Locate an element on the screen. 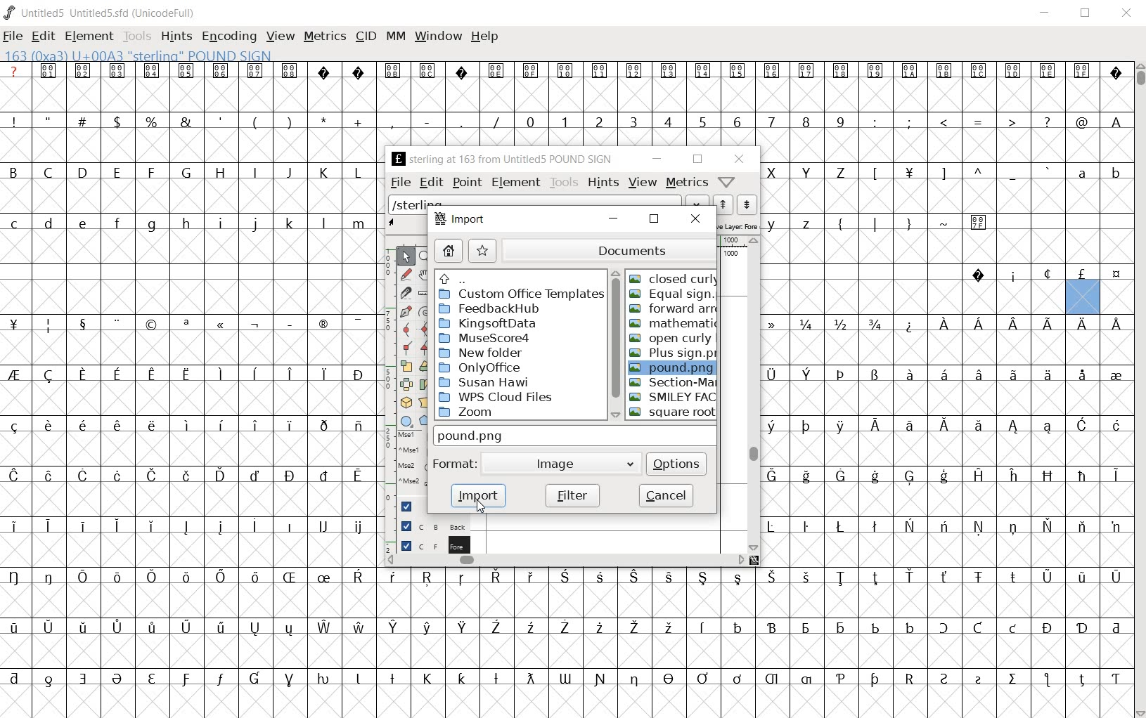  Symbol is located at coordinates (323, 325).